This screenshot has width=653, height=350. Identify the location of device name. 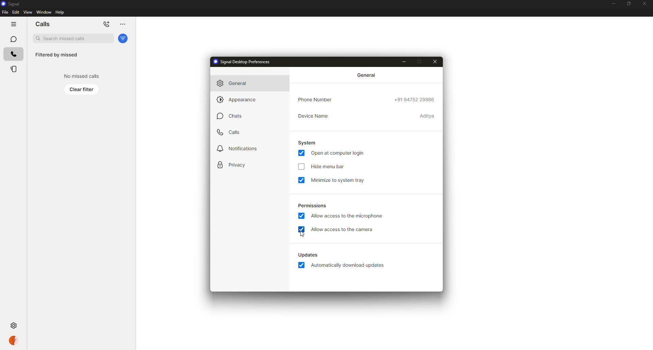
(428, 116).